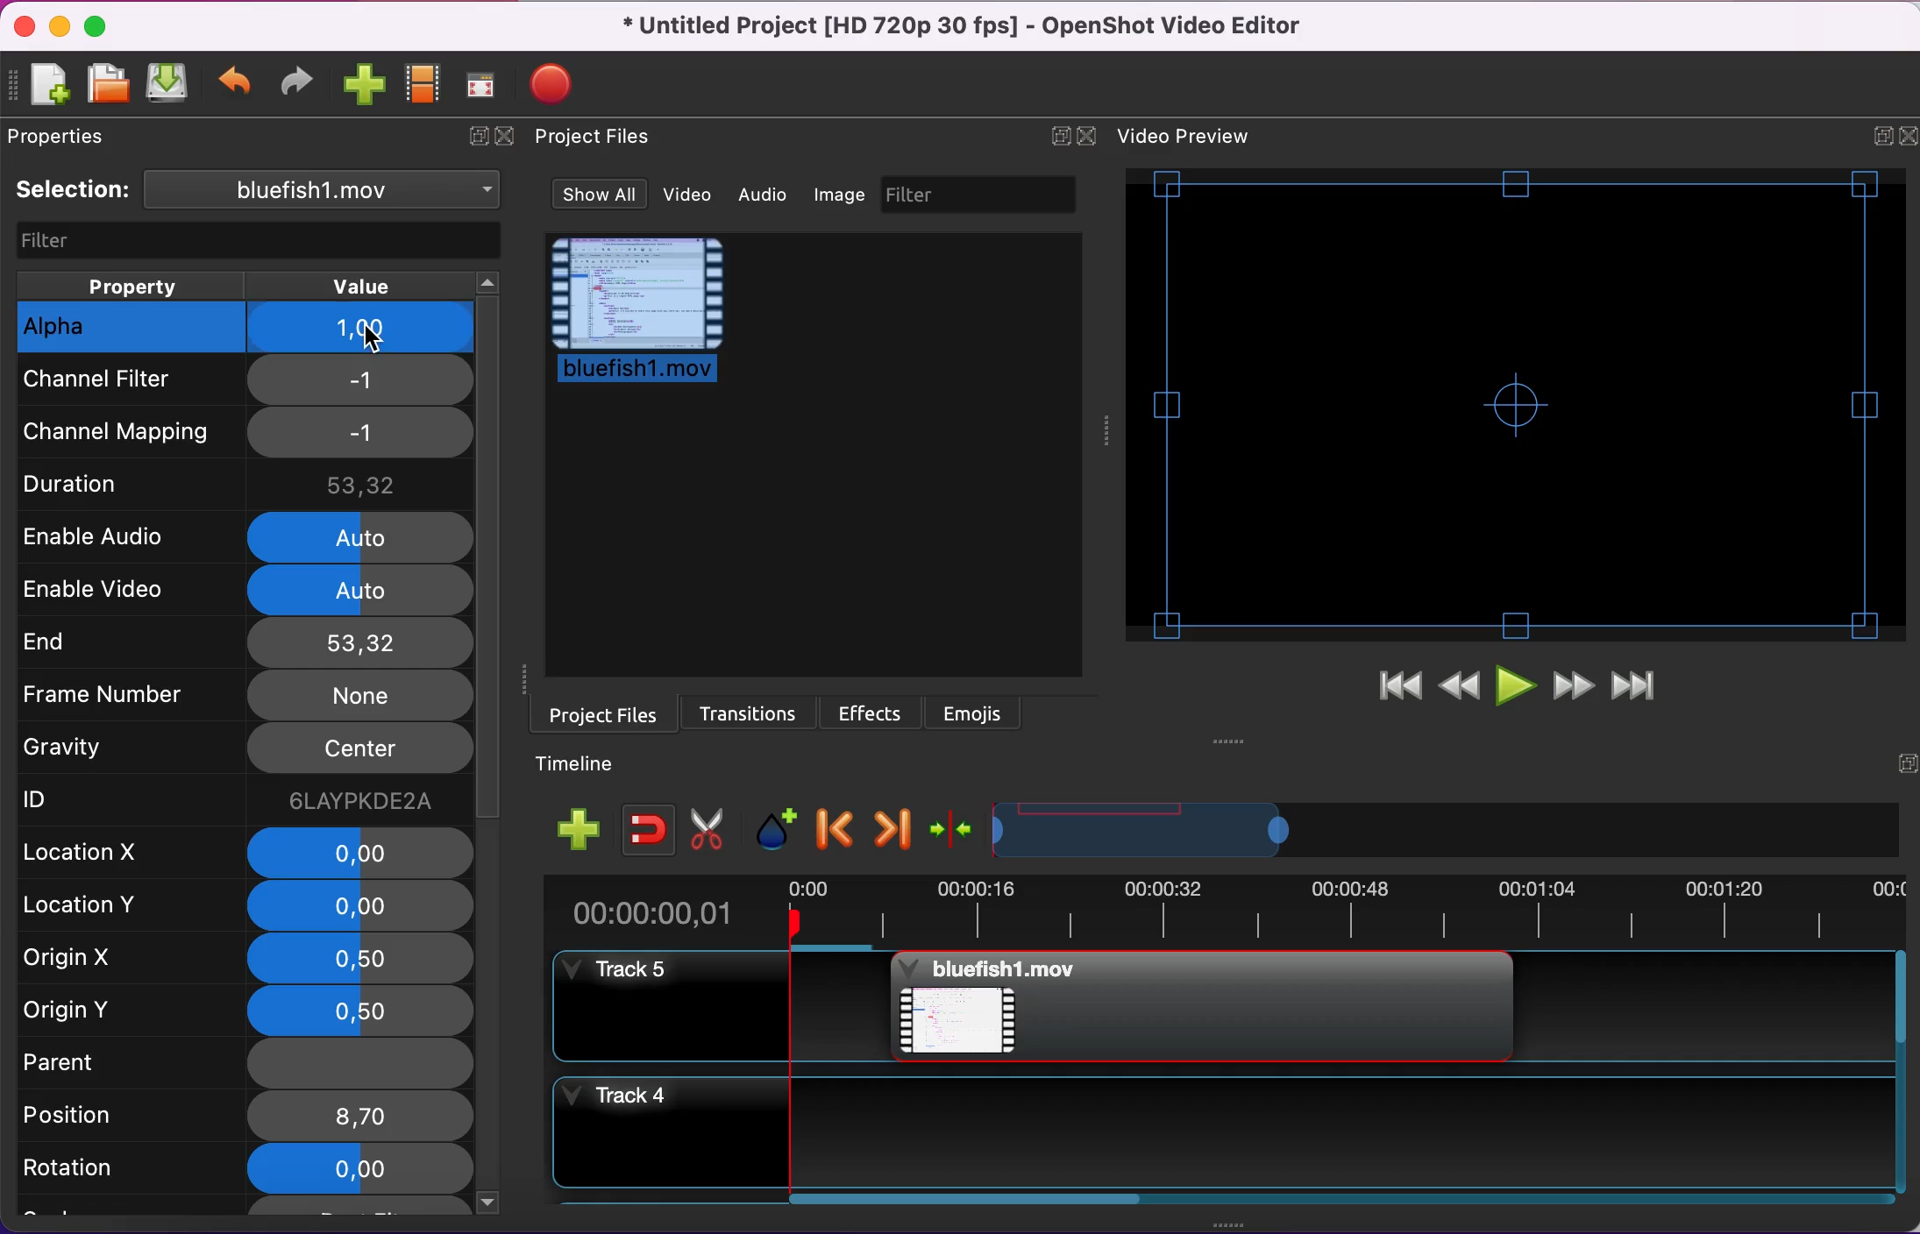 Image resolution: width=1920 pixels, height=1234 pixels. What do you see at coordinates (359, 958) in the screenshot?
I see `0,5` at bounding box center [359, 958].